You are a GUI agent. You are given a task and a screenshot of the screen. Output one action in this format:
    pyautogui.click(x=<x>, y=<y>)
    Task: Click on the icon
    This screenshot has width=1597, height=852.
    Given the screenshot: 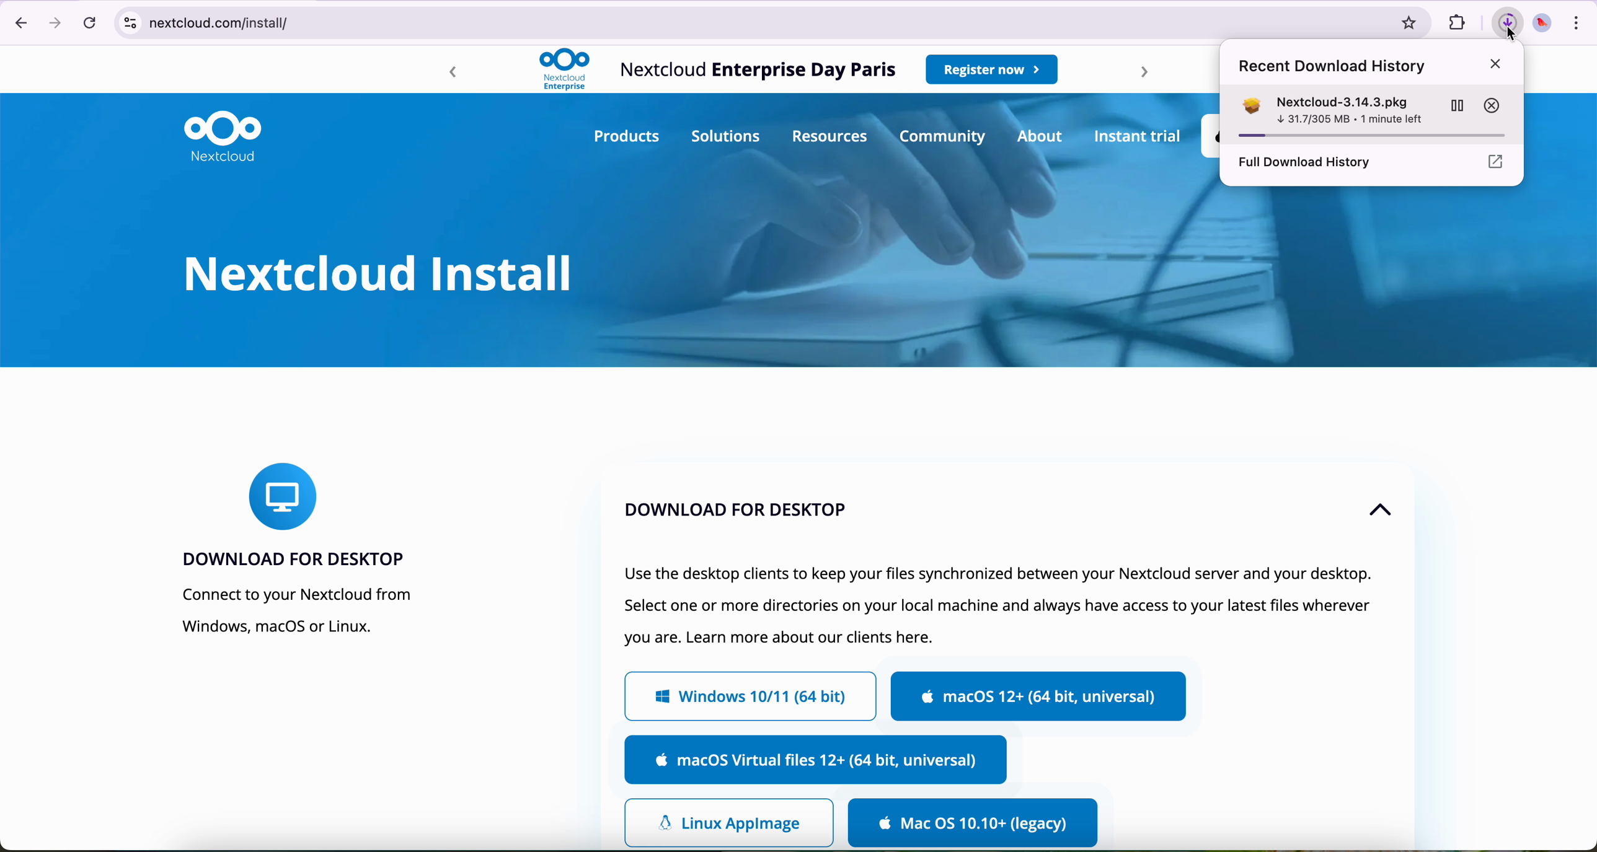 What is the action you would take?
    pyautogui.click(x=283, y=493)
    